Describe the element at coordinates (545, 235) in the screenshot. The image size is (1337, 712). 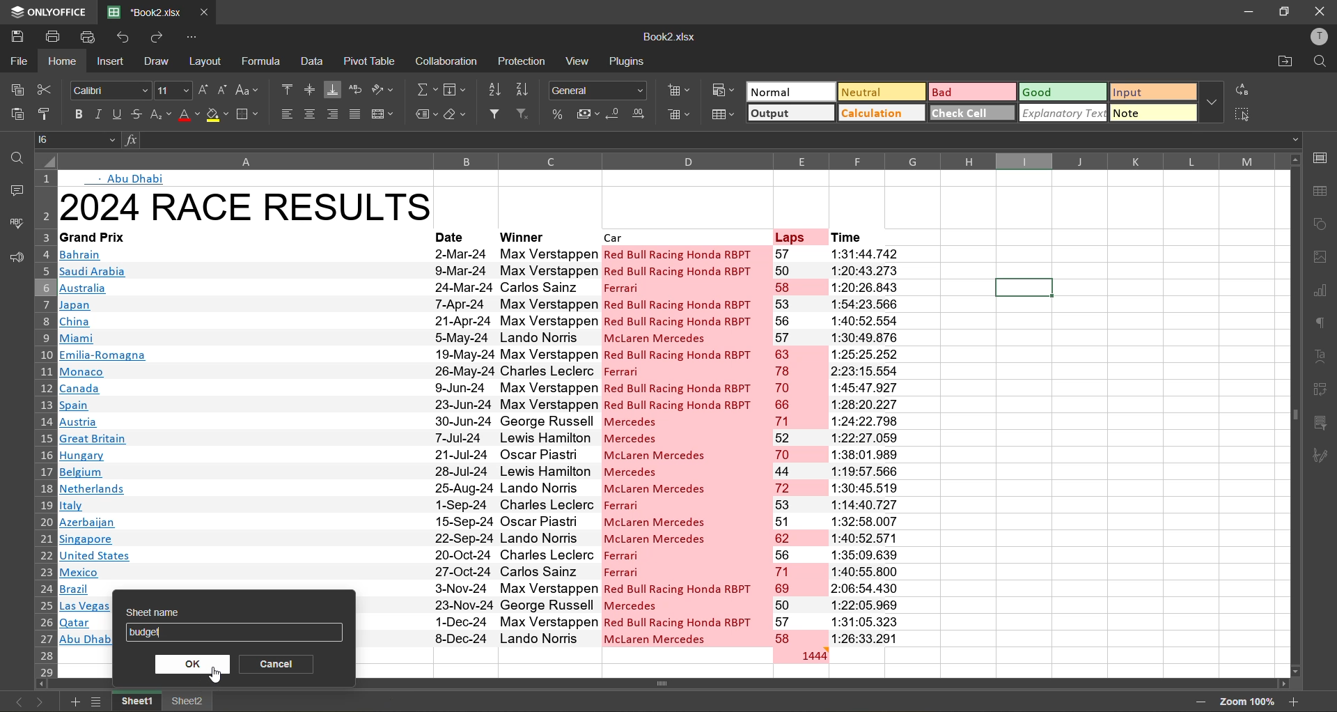
I see `winner` at that location.